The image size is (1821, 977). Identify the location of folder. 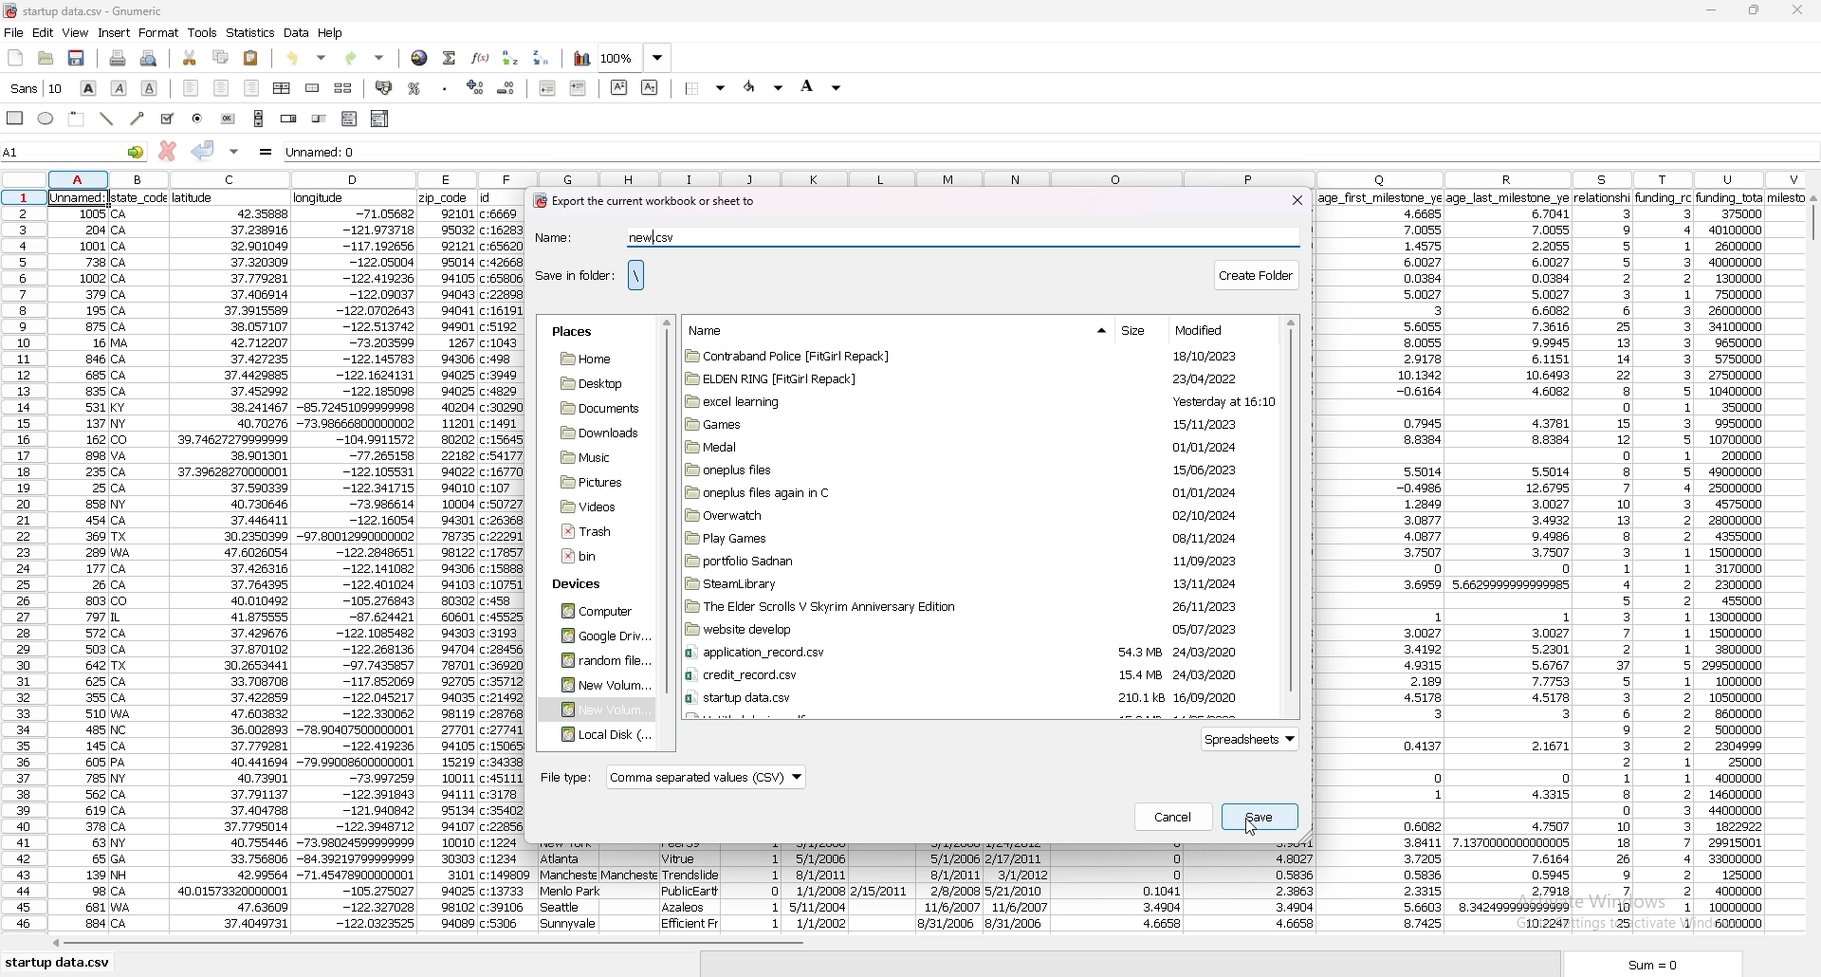
(970, 583).